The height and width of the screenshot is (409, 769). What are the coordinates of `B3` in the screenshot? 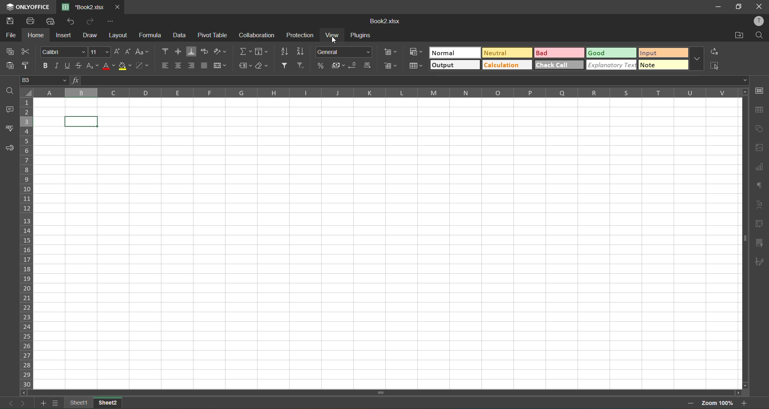 It's located at (43, 82).